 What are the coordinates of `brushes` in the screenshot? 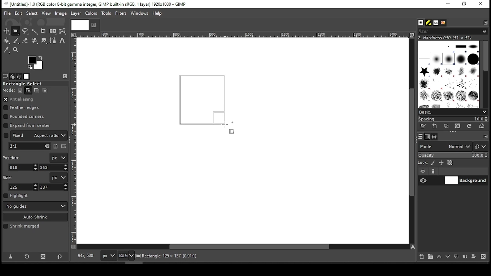 It's located at (448, 74).